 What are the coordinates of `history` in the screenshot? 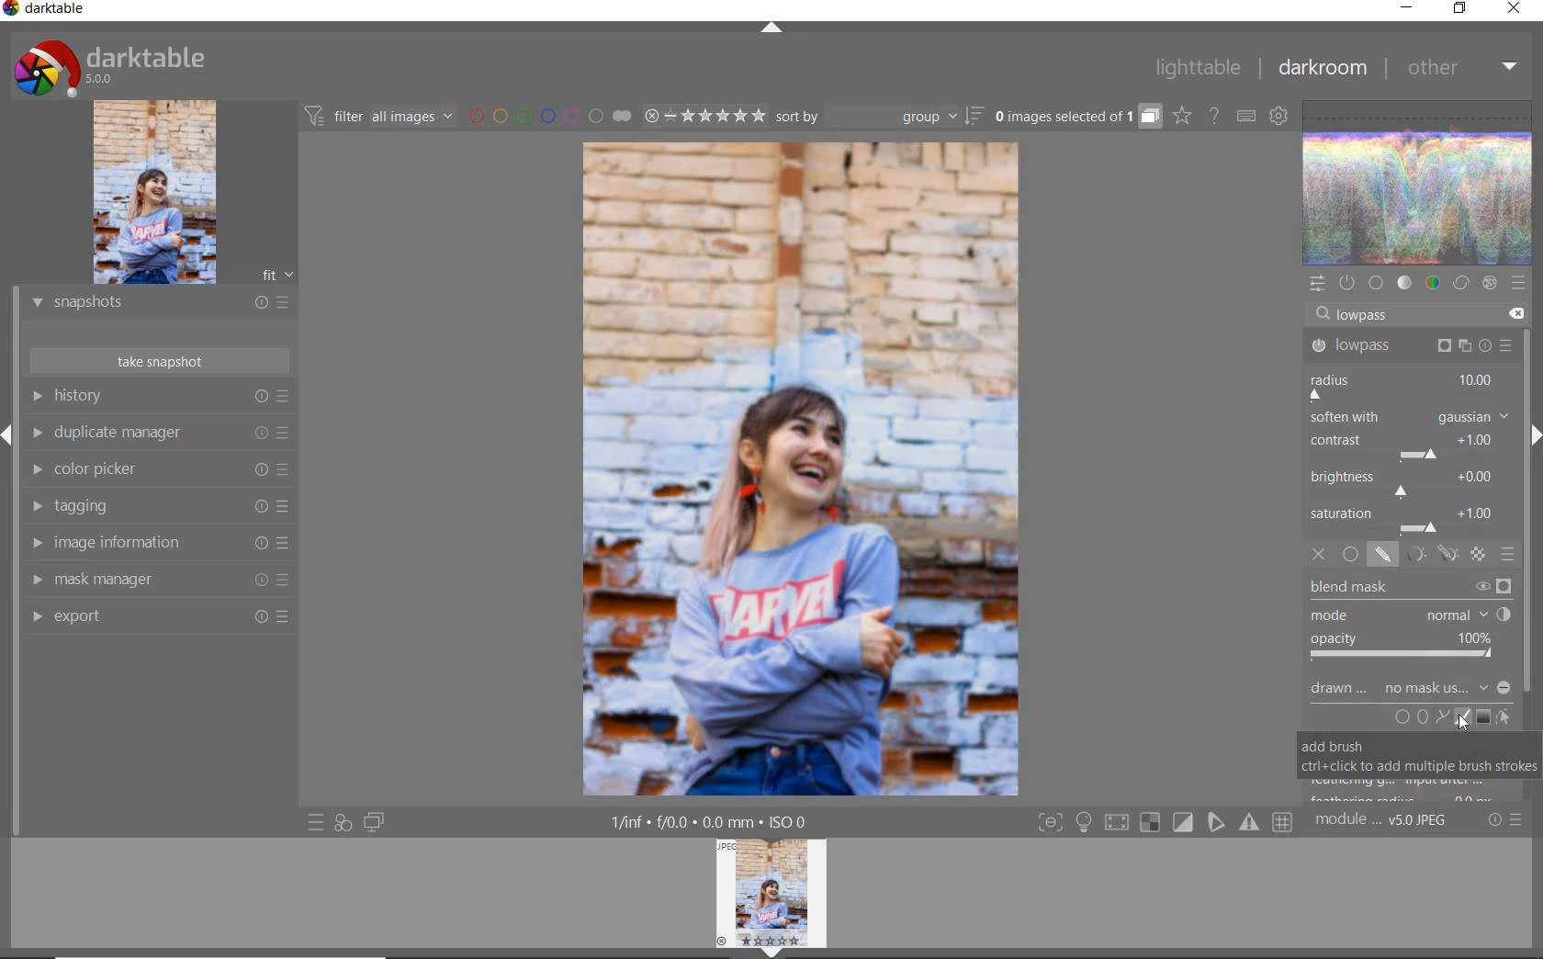 It's located at (165, 397).